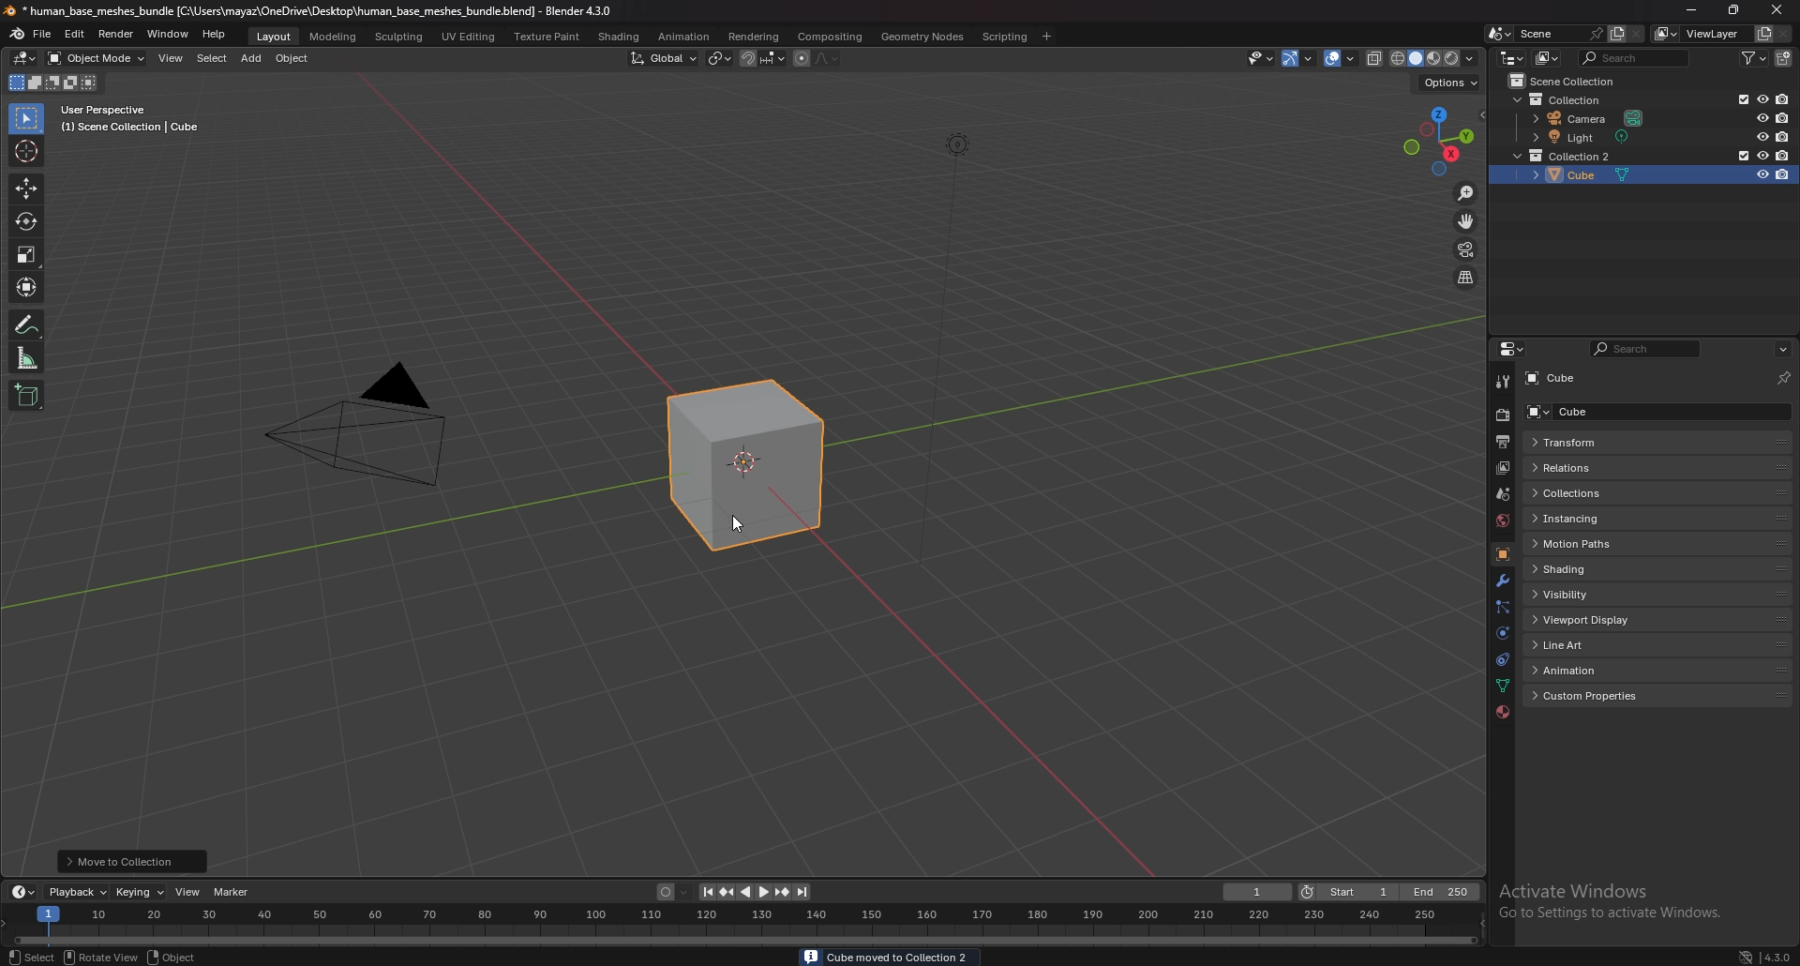 Image resolution: width=1800 pixels, height=966 pixels. Describe the element at coordinates (1550, 57) in the screenshot. I see `display mode` at that location.